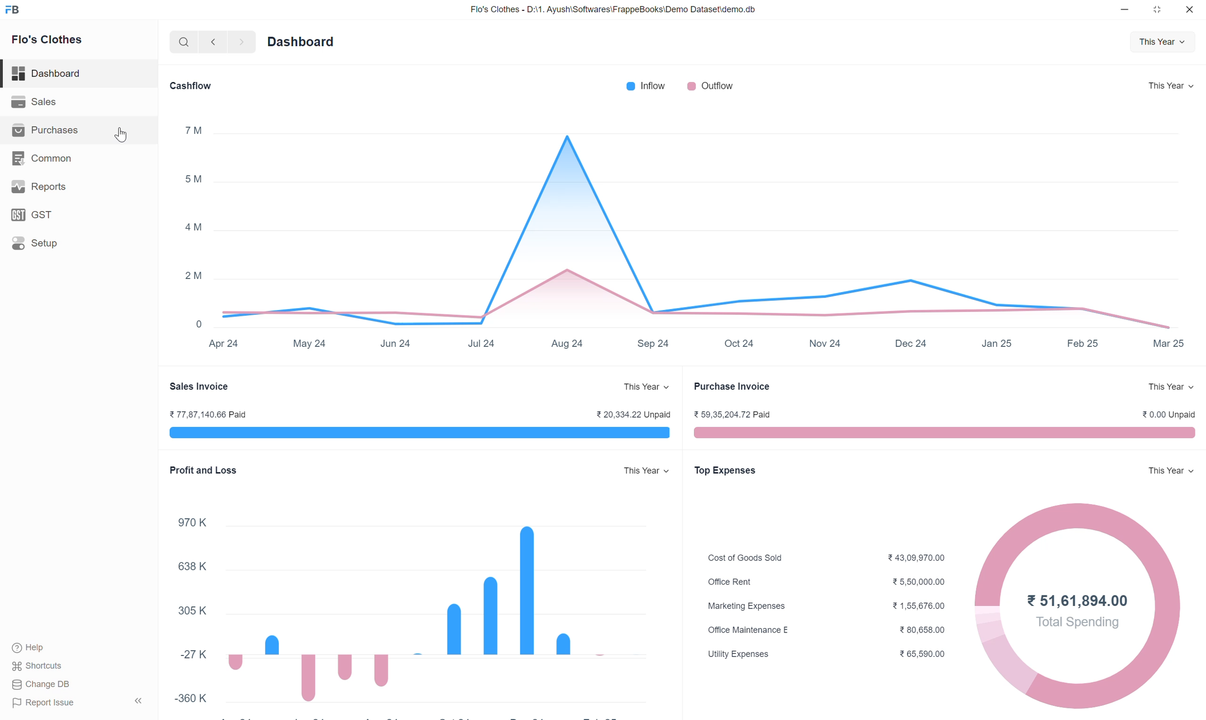 Image resolution: width=1206 pixels, height=720 pixels. What do you see at coordinates (945, 432) in the screenshot?
I see `paid/unpaid` at bounding box center [945, 432].